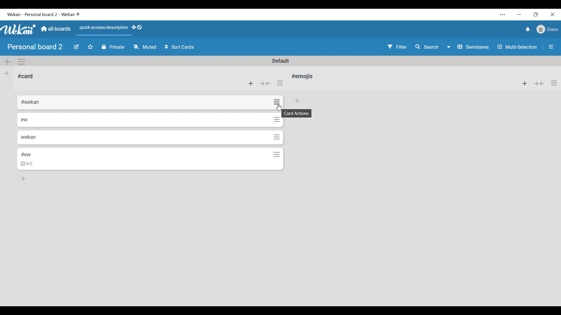  What do you see at coordinates (56, 29) in the screenshot?
I see `Go to common dashboard` at bounding box center [56, 29].